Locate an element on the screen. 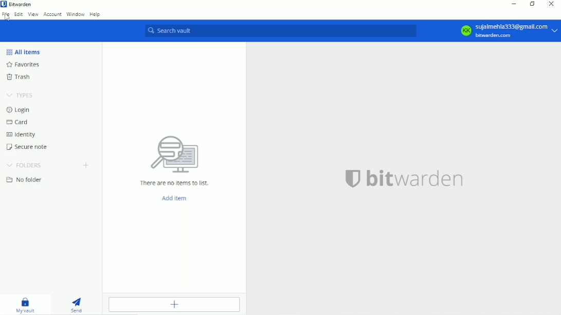 The image size is (561, 315). No folder is located at coordinates (24, 181).